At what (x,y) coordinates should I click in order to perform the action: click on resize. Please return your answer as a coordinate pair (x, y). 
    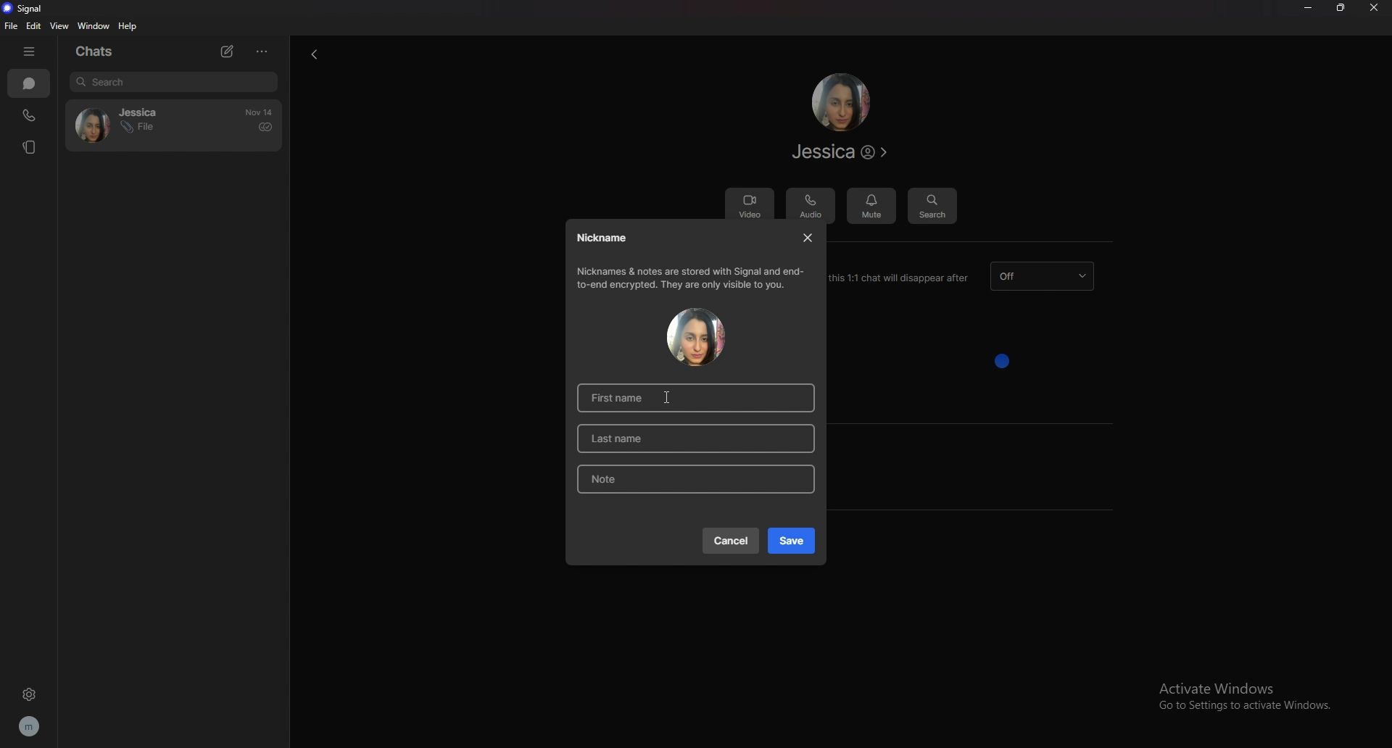
    Looking at the image, I should click on (1346, 9).